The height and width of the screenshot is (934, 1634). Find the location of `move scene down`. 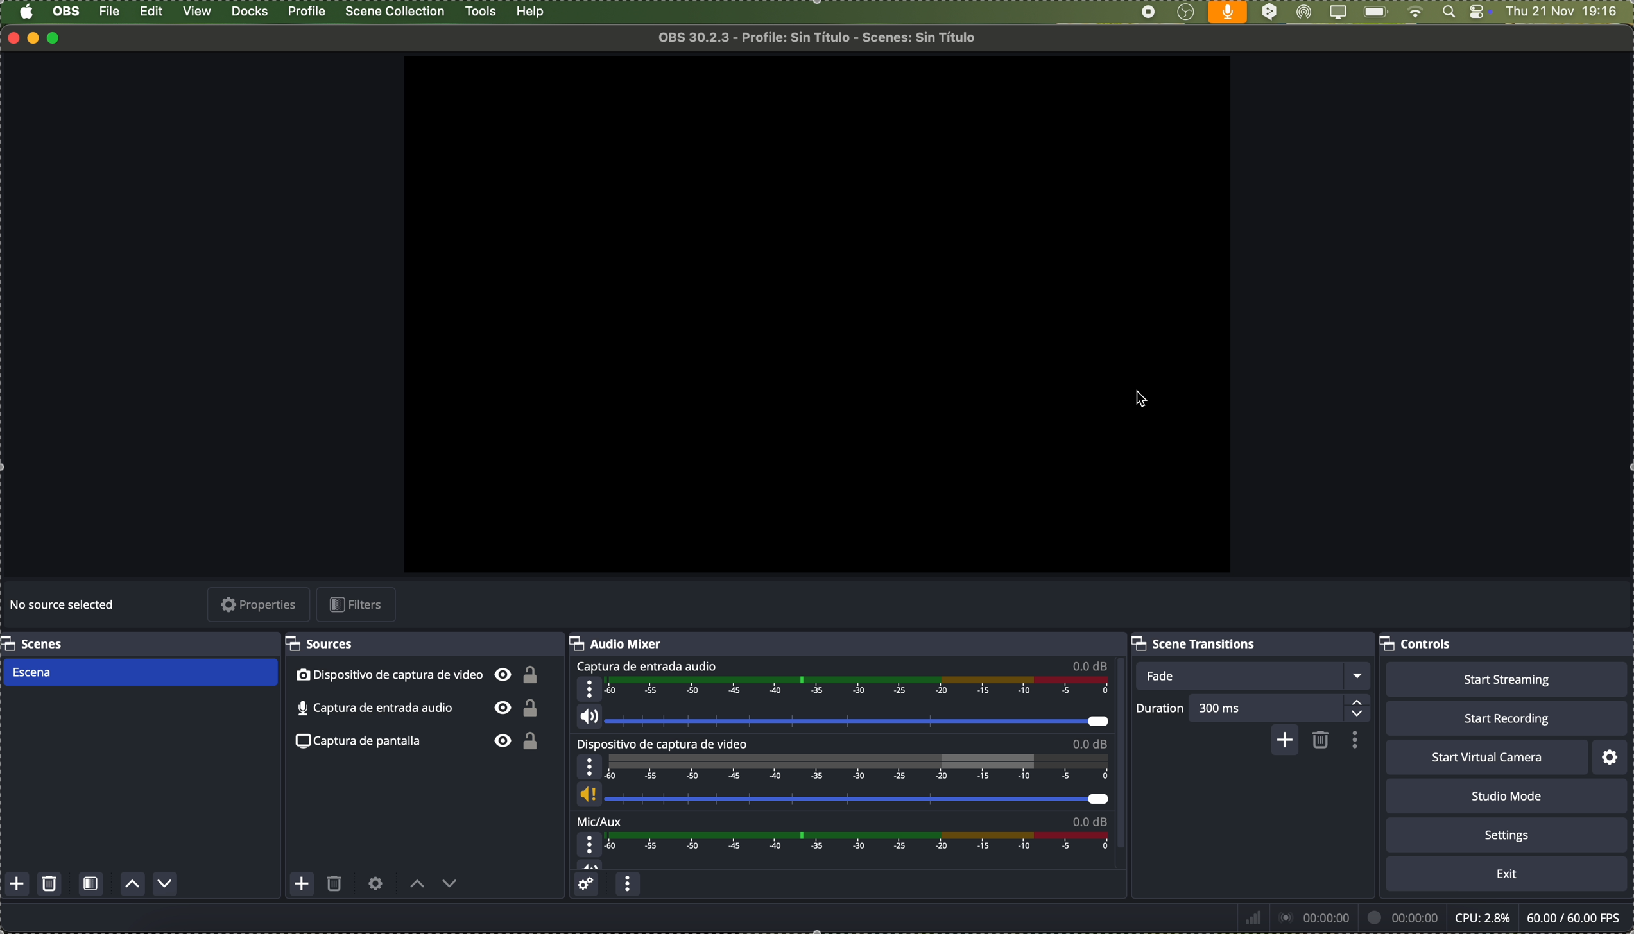

move scene down is located at coordinates (166, 884).